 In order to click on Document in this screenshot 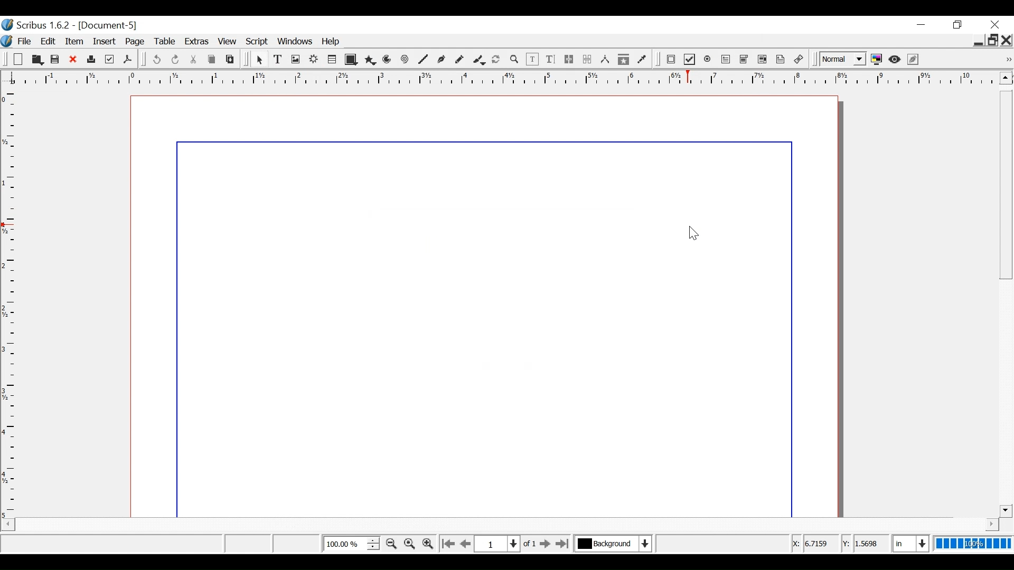, I will do `click(484, 306)`.